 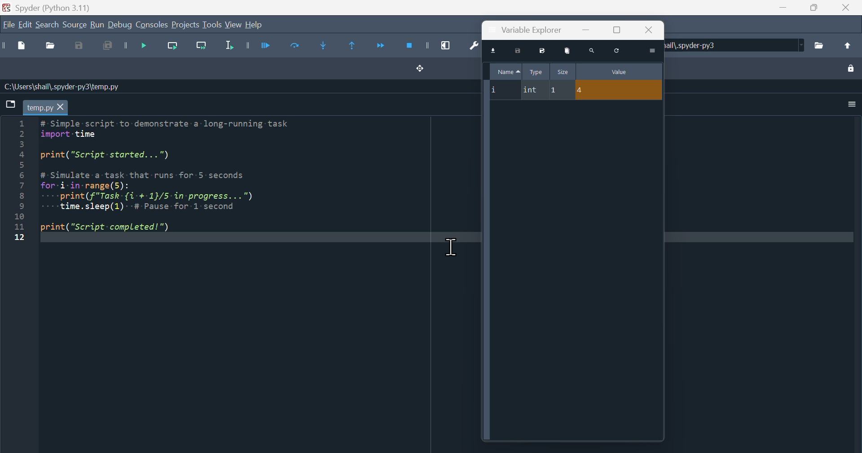 I want to click on file, so click(x=8, y=24).